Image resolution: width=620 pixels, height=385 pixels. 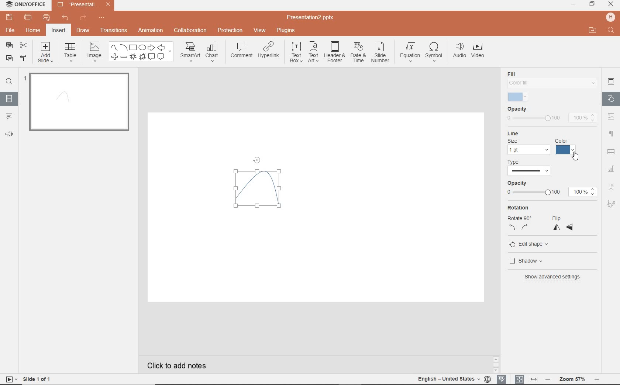 What do you see at coordinates (11, 18) in the screenshot?
I see `SAVE` at bounding box center [11, 18].